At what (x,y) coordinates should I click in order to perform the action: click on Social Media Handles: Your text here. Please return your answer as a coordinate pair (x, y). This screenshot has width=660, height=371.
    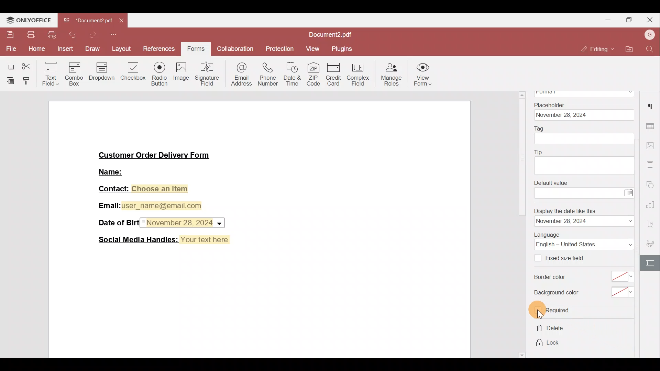
    Looking at the image, I should click on (164, 239).